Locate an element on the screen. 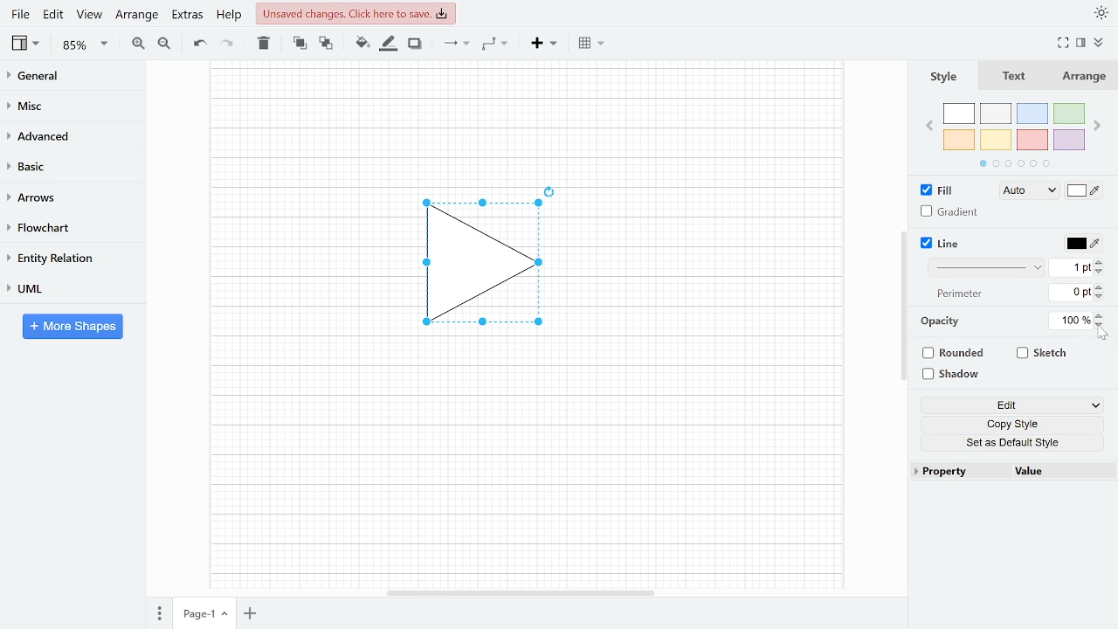 This screenshot has height=629, width=1118. pages in color section is located at coordinates (1012, 162).